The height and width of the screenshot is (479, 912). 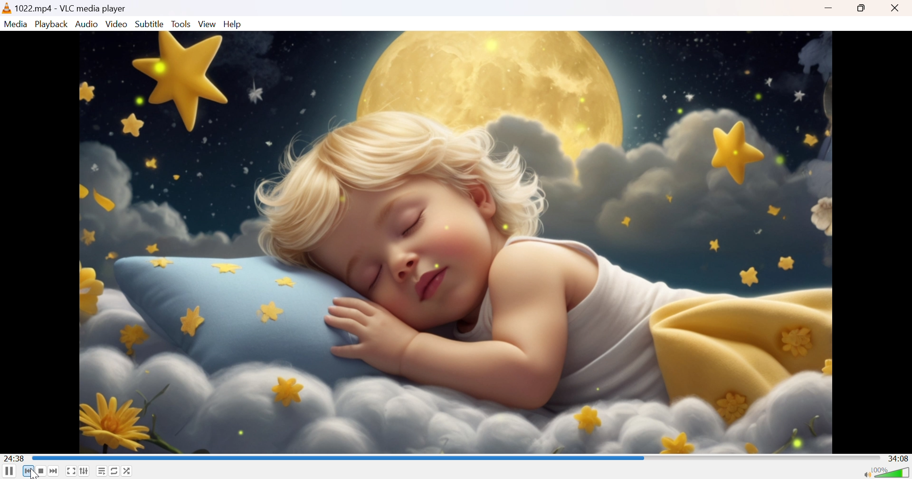 I want to click on Stop playback, so click(x=42, y=471).